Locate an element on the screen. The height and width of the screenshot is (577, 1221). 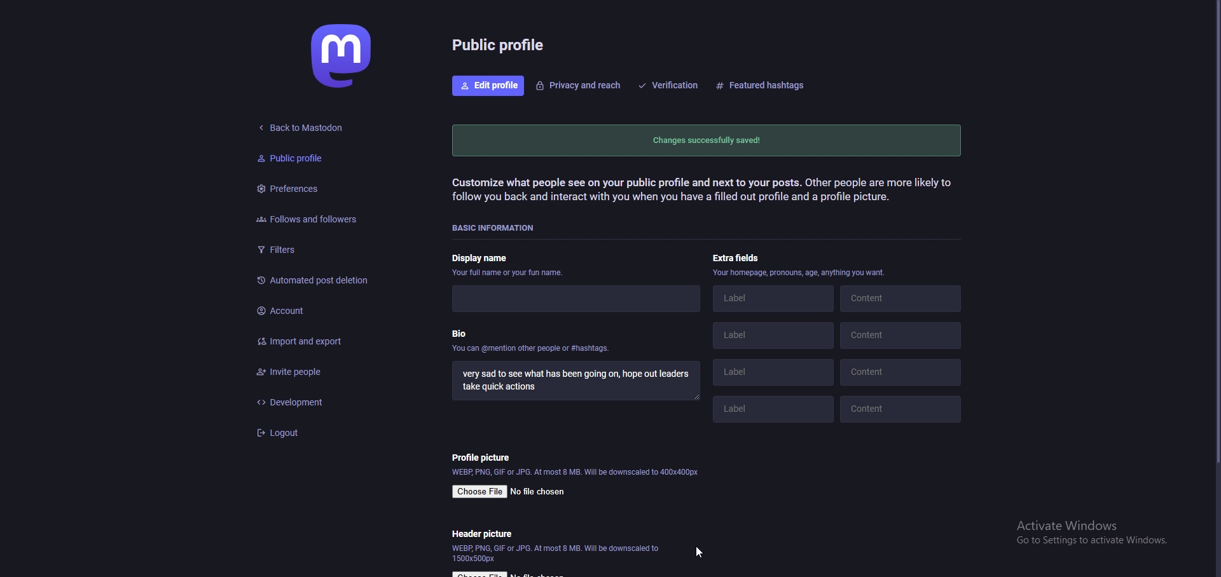
Content is located at coordinates (897, 334).